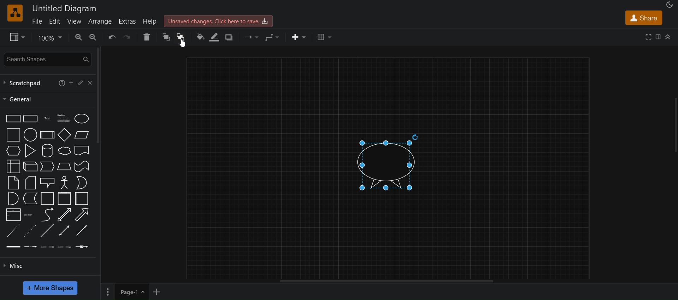 The width and height of the screenshot is (678, 300). What do you see at coordinates (37, 21) in the screenshot?
I see `file` at bounding box center [37, 21].